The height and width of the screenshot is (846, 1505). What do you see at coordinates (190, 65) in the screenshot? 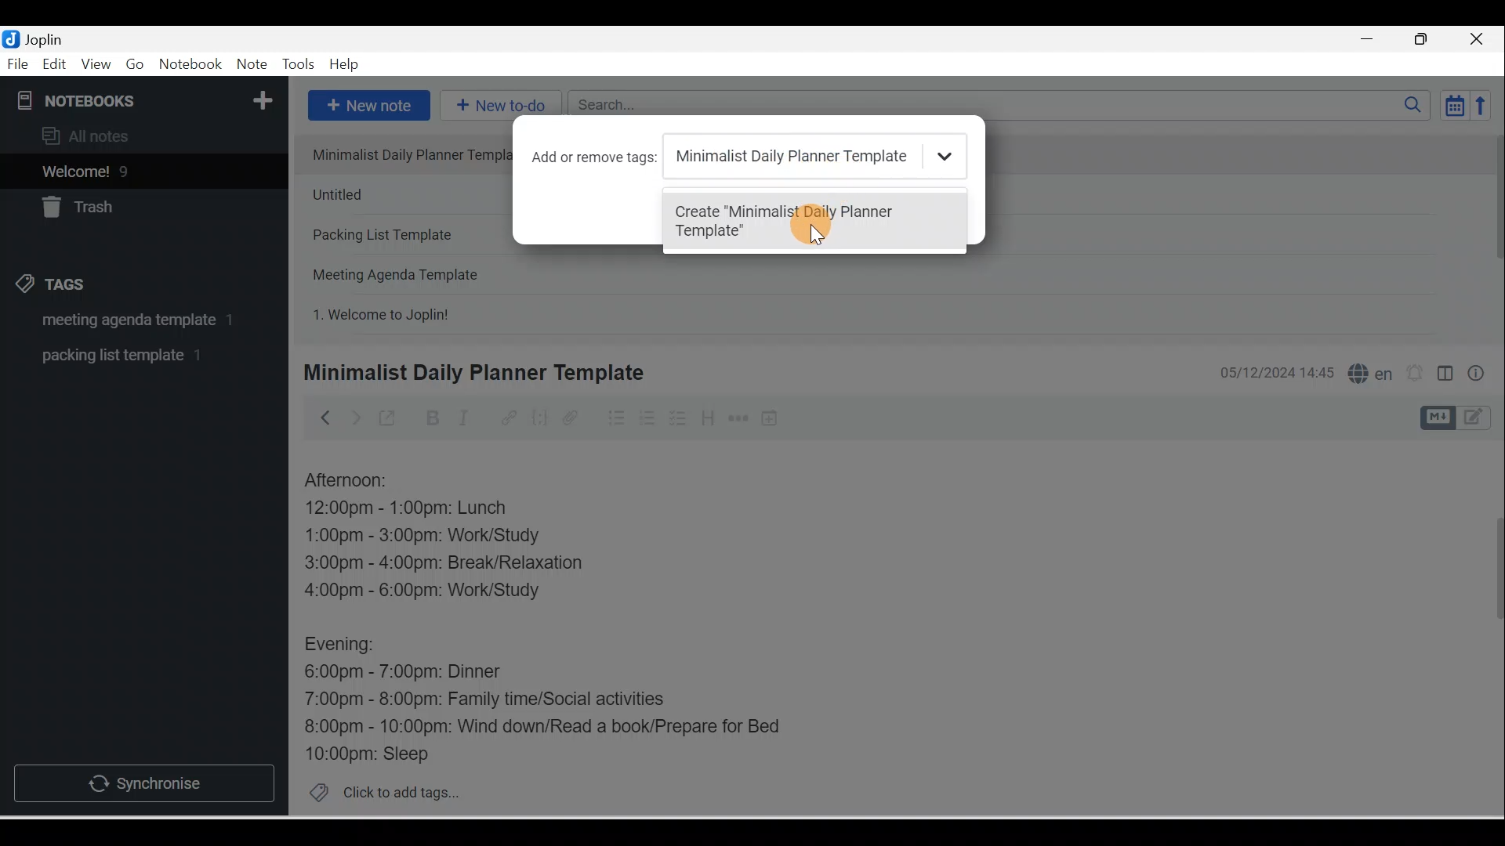
I see `Notebook` at bounding box center [190, 65].